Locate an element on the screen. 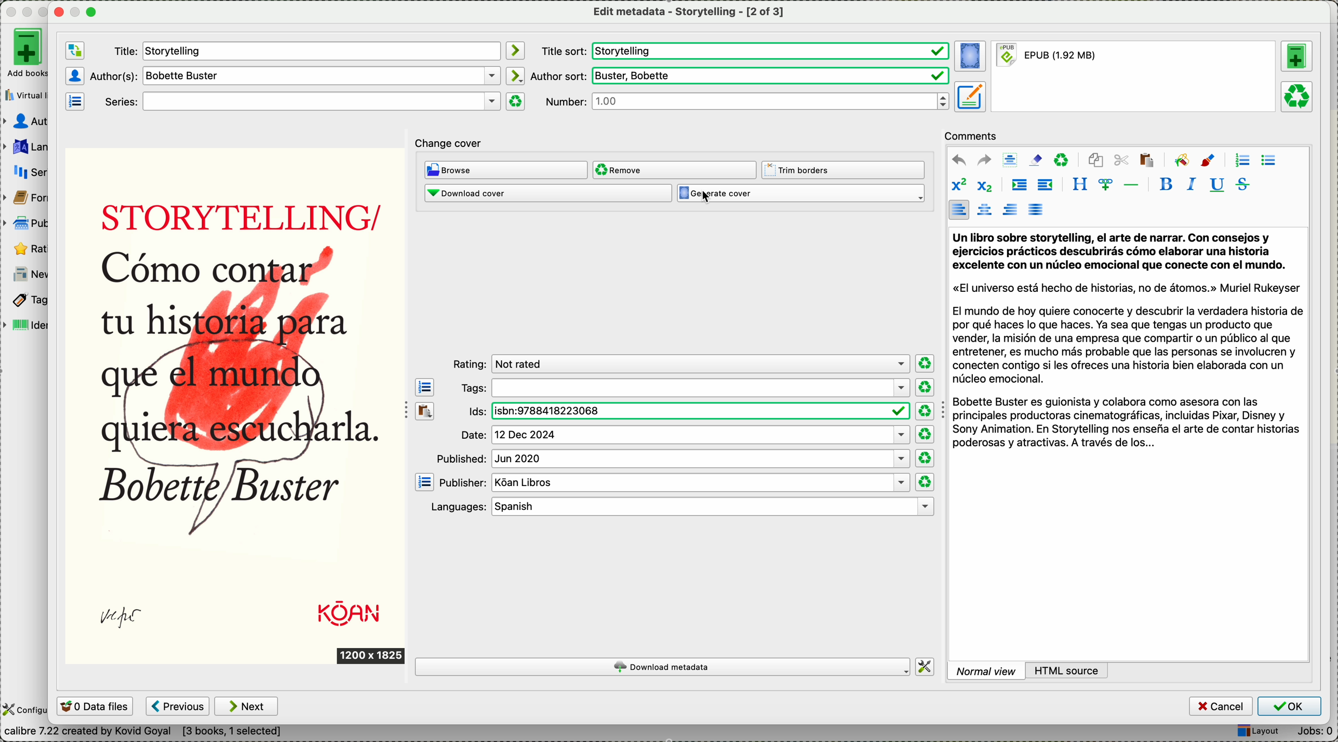 The height and width of the screenshot is (742, 1338). remove formatting is located at coordinates (1036, 160).